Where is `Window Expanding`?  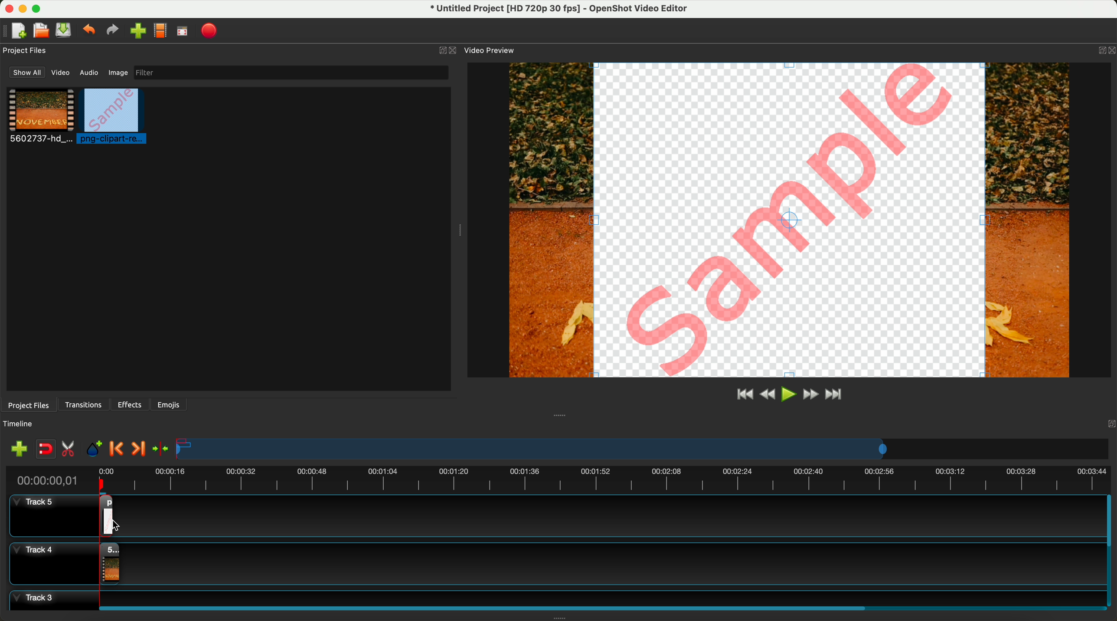
Window Expanding is located at coordinates (560, 415).